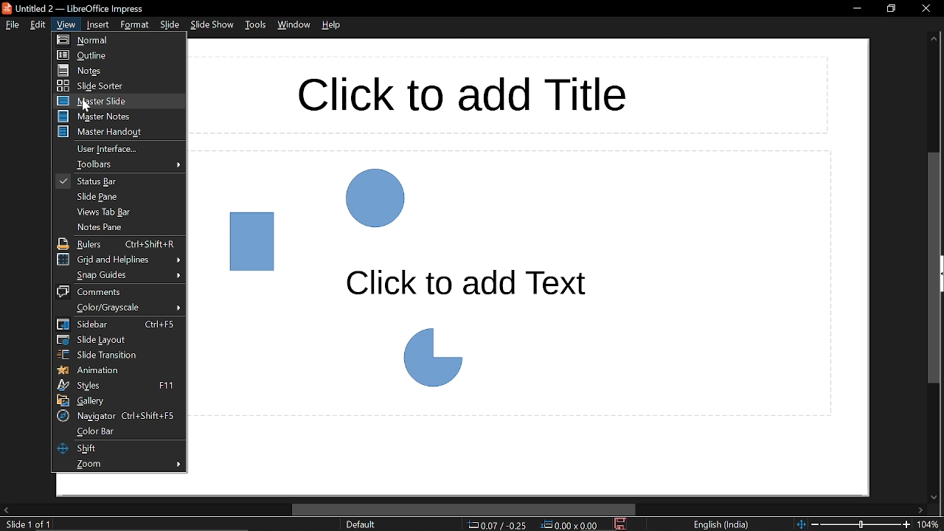 The width and height of the screenshot is (944, 531). What do you see at coordinates (364, 525) in the screenshot?
I see `Current mode` at bounding box center [364, 525].